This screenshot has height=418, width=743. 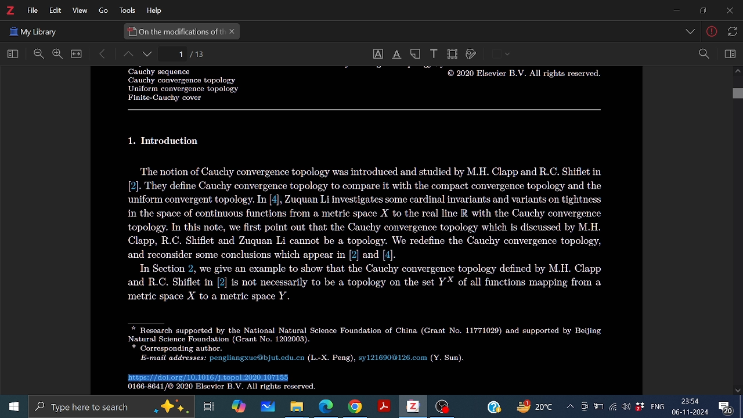 What do you see at coordinates (383, 407) in the screenshot?
I see `Adobe reader` at bounding box center [383, 407].